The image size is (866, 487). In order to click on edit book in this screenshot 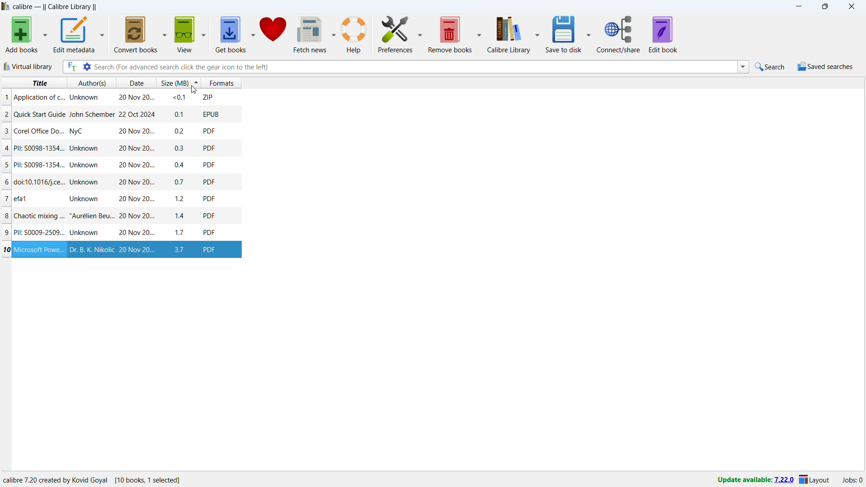, I will do `click(663, 34)`.